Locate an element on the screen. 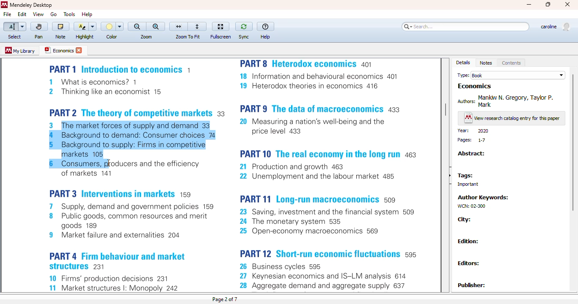 The width and height of the screenshot is (578, 304). profile is located at coordinates (555, 27).